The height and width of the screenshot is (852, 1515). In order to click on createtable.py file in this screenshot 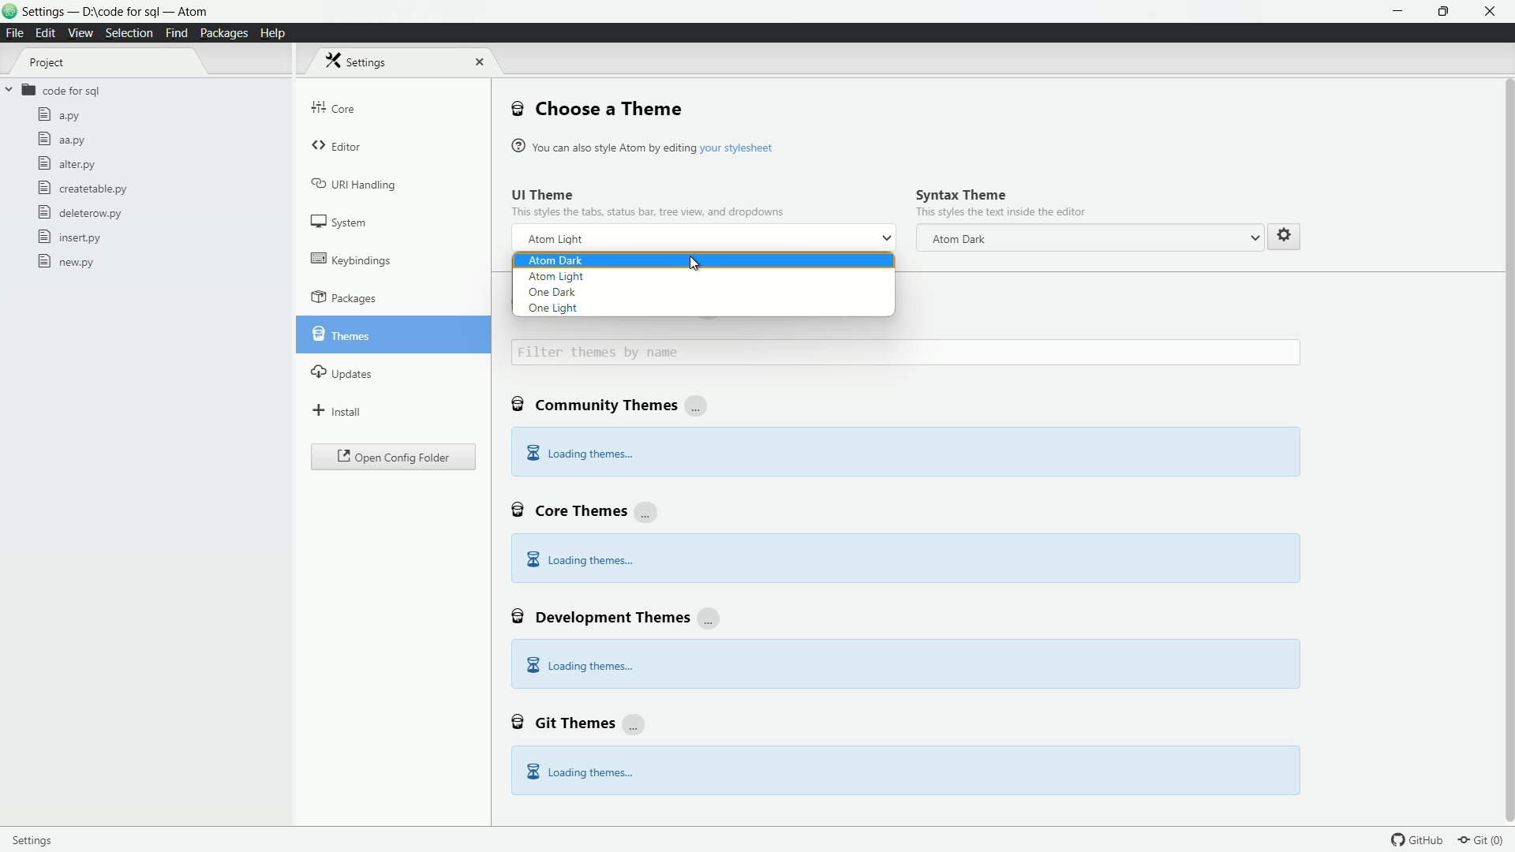, I will do `click(80, 188)`.